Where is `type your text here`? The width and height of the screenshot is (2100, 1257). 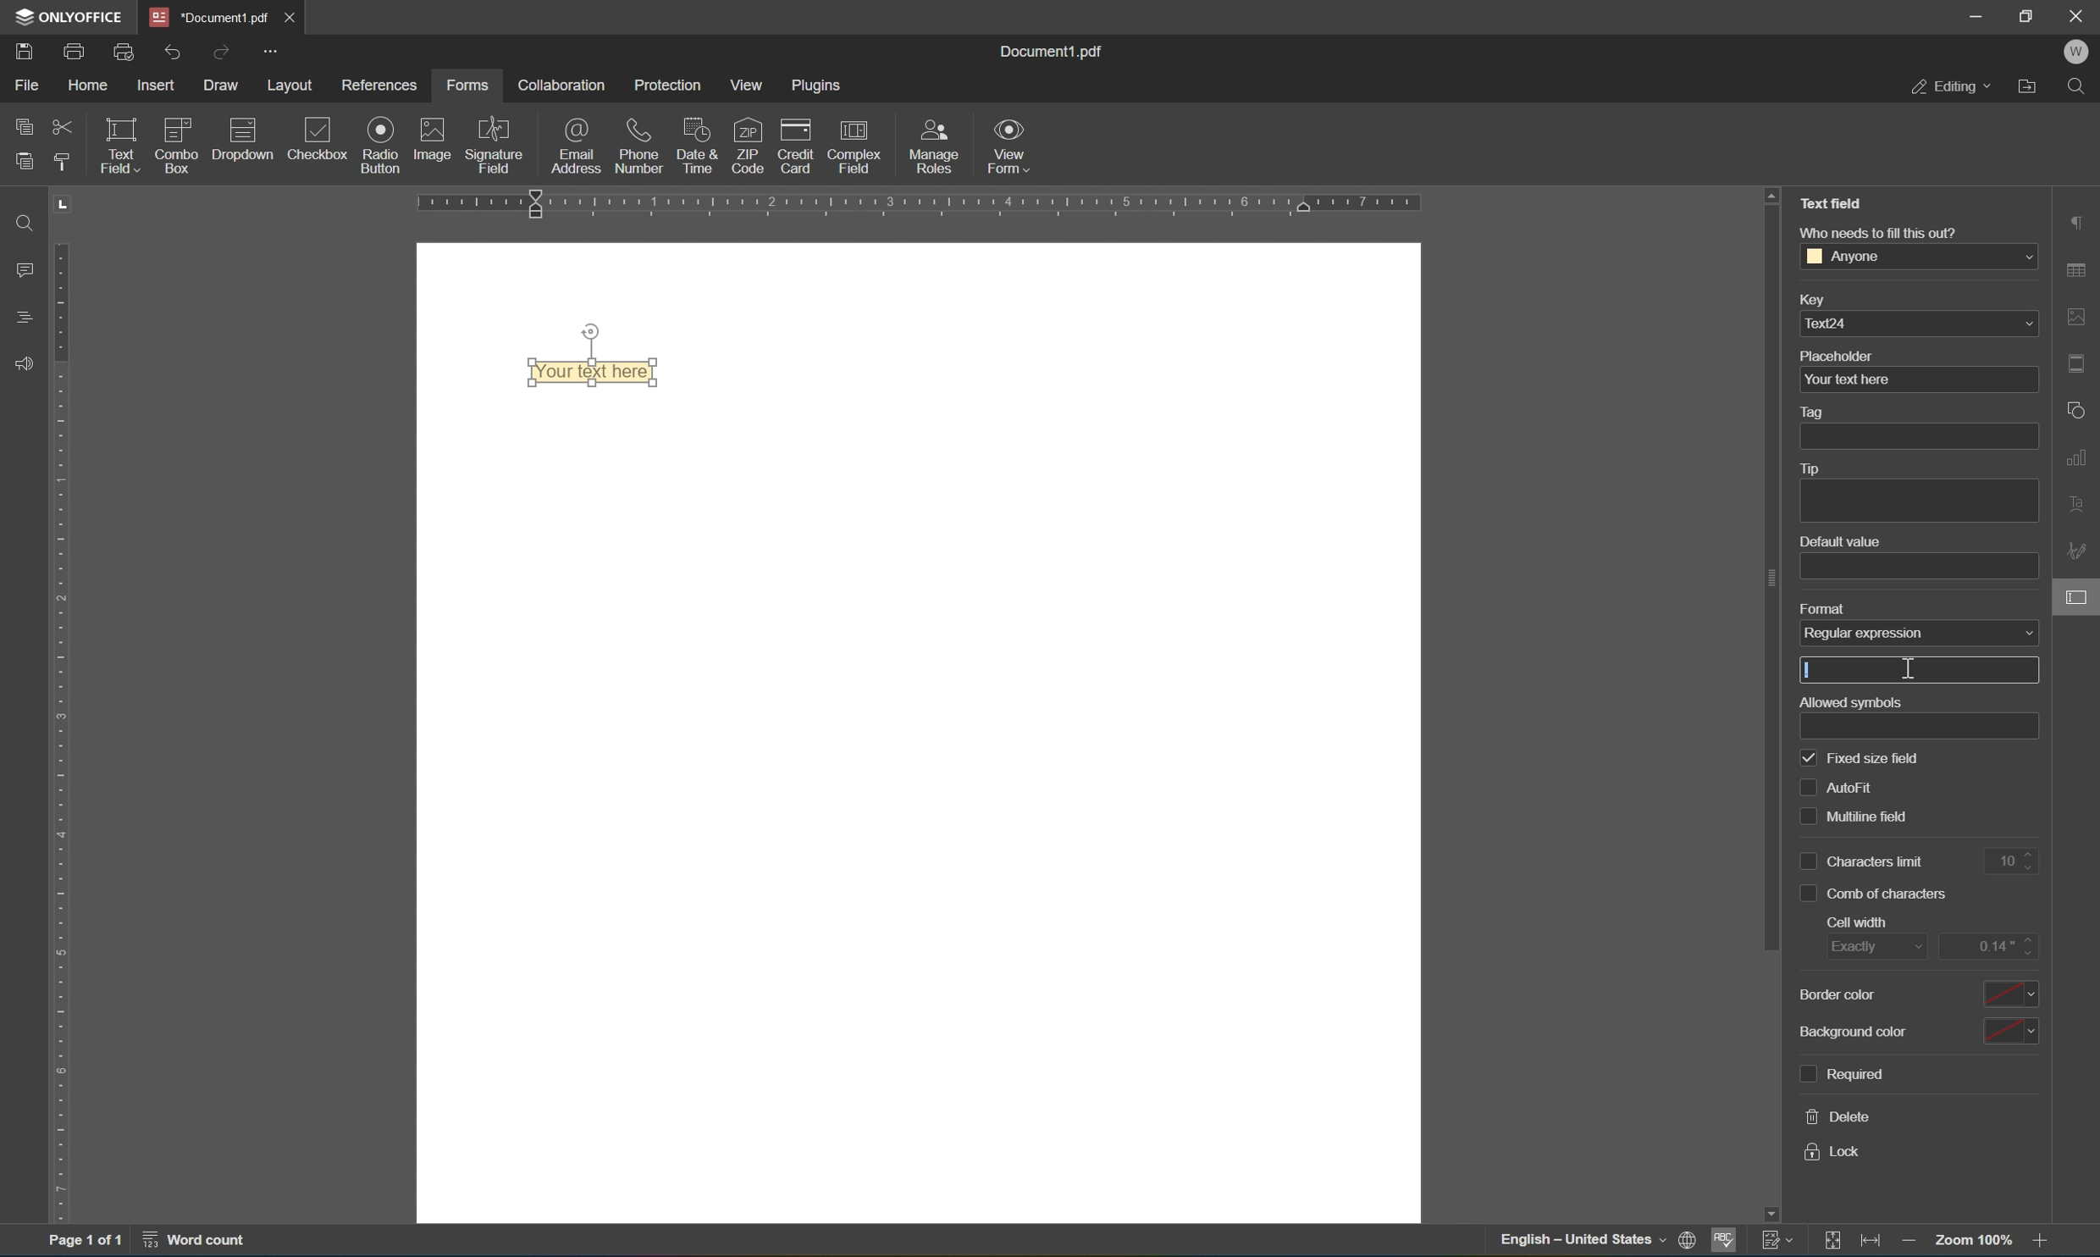 type your text here is located at coordinates (592, 371).